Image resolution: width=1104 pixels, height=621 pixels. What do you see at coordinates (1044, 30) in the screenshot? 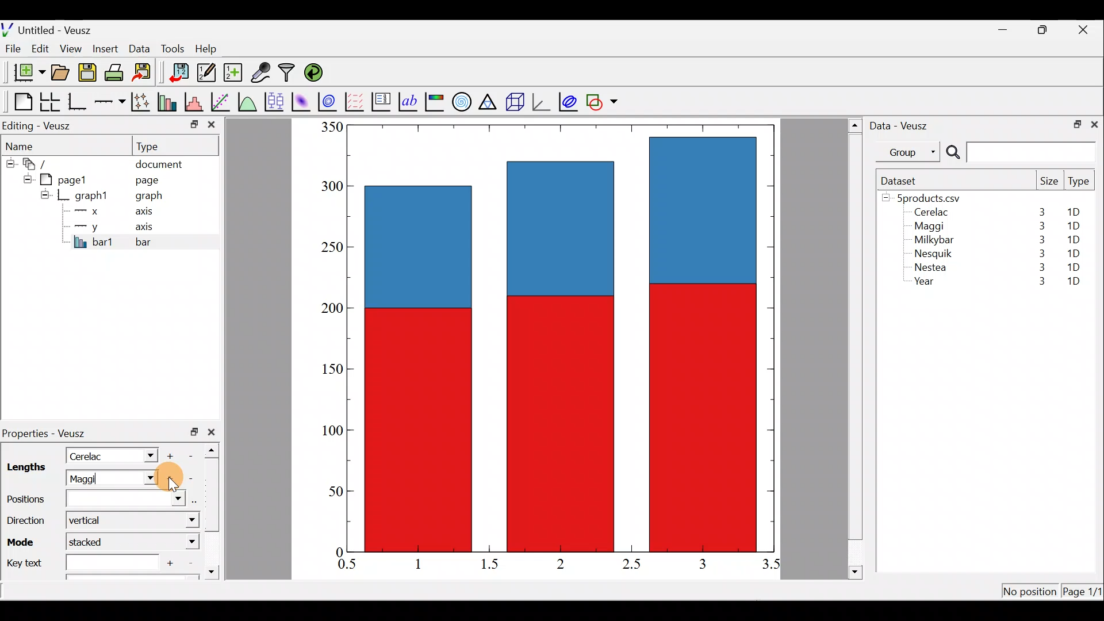
I see `restore down` at bounding box center [1044, 30].